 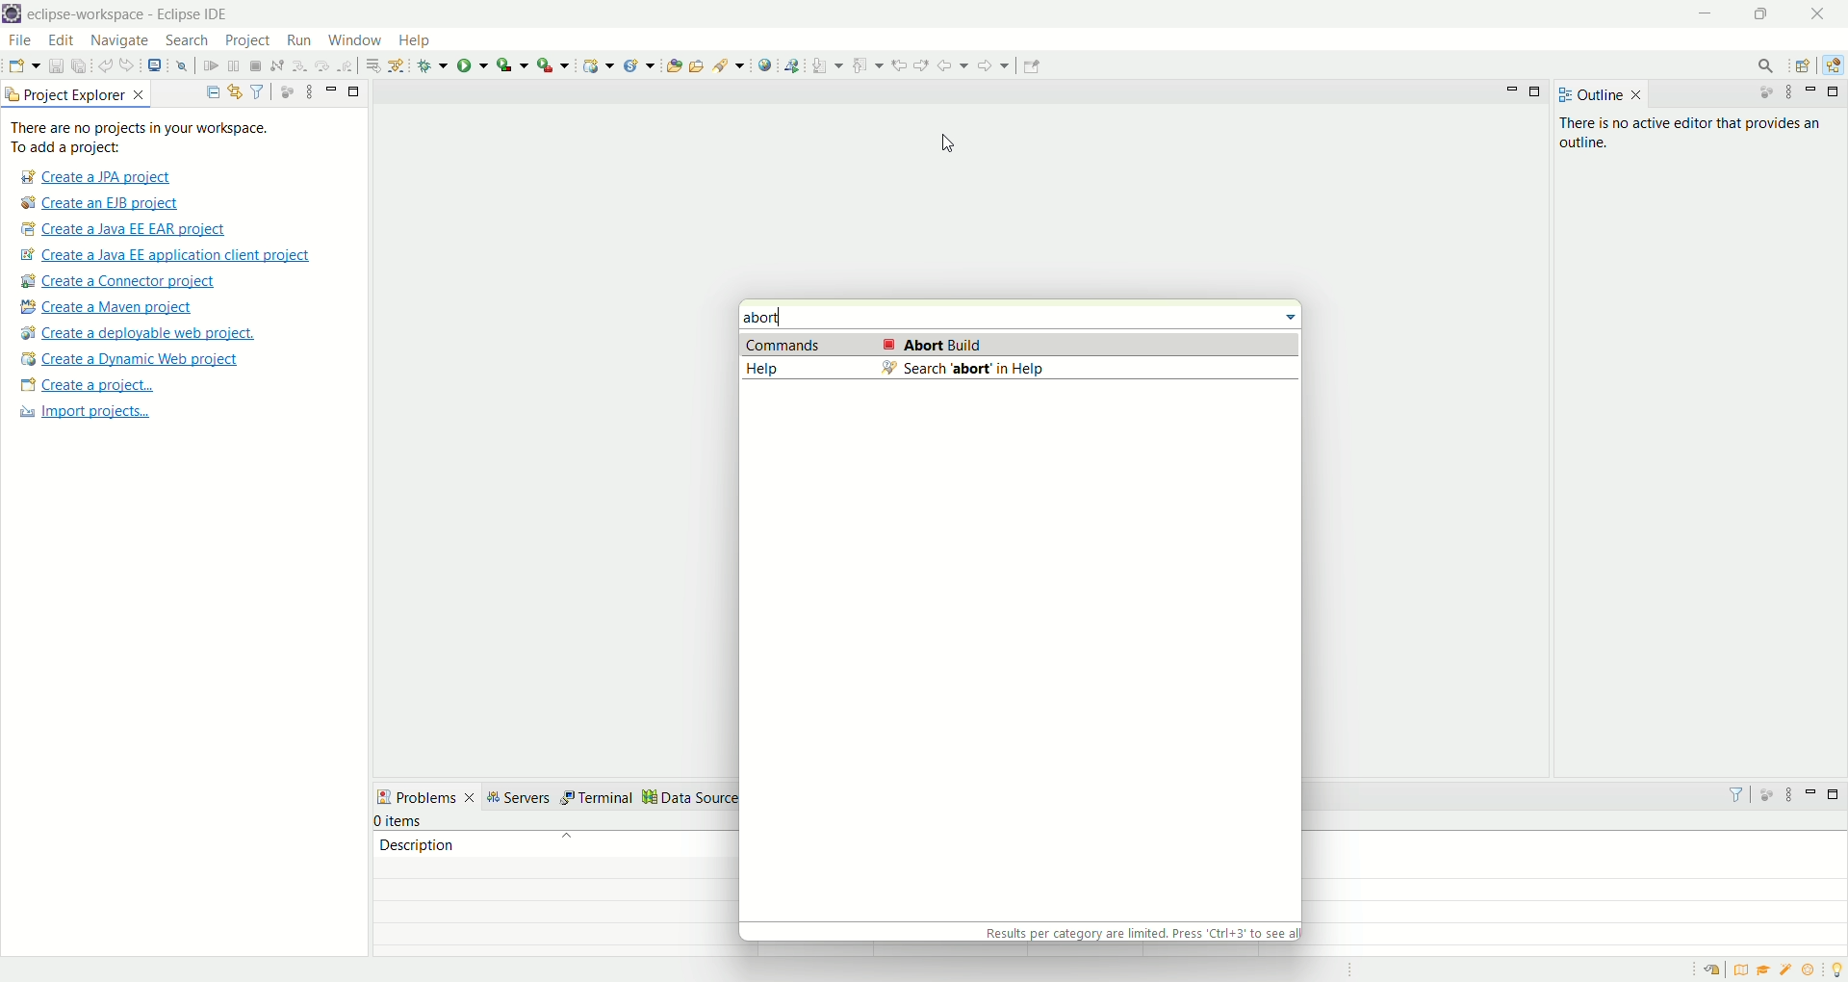 What do you see at coordinates (321, 66) in the screenshot?
I see `step over` at bounding box center [321, 66].